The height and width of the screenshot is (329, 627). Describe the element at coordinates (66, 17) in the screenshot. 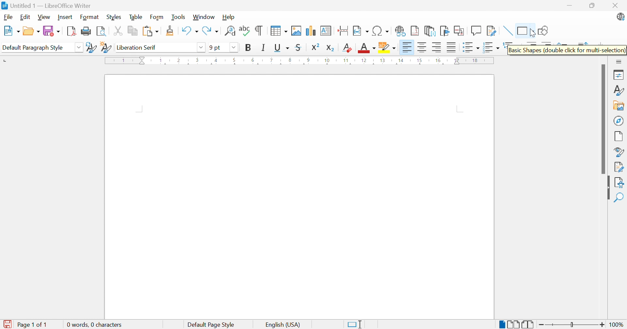

I see `Insert` at that location.